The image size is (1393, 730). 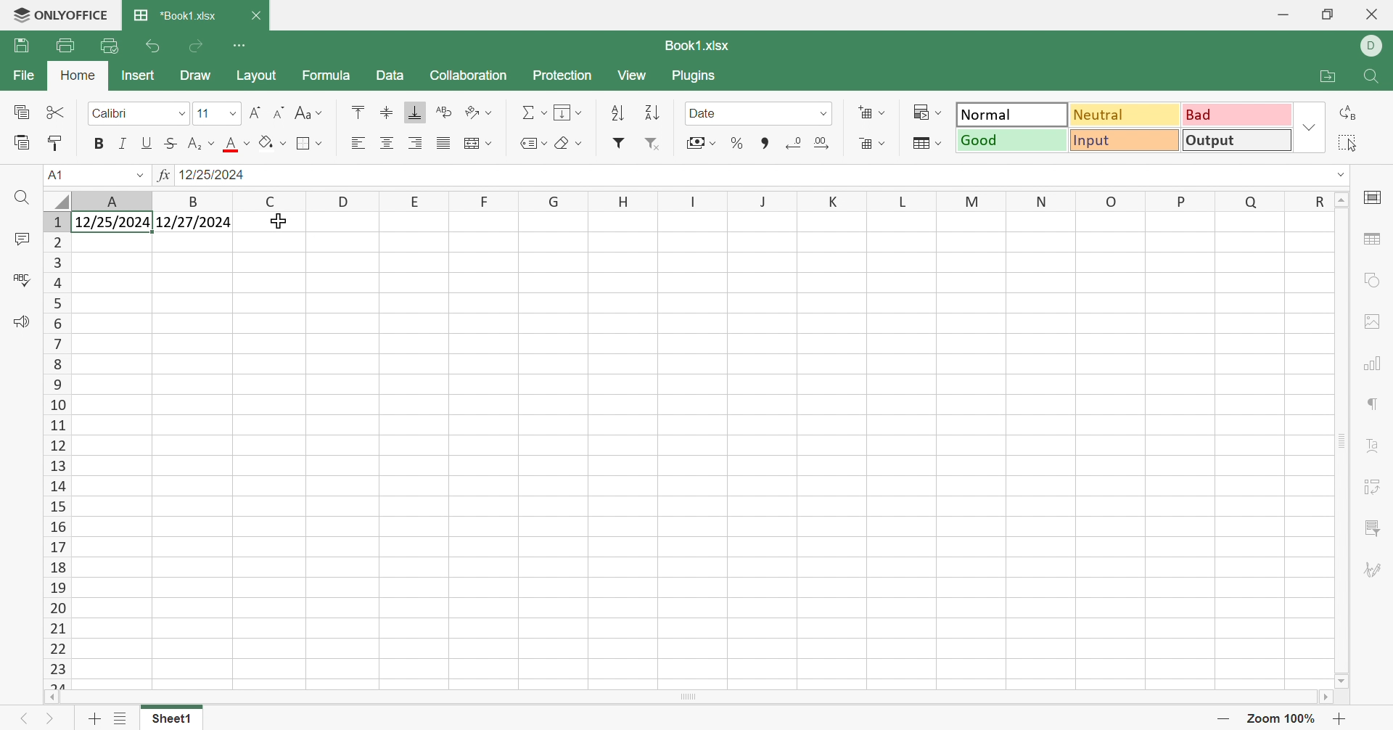 What do you see at coordinates (654, 144) in the screenshot?
I see `Remove filter` at bounding box center [654, 144].